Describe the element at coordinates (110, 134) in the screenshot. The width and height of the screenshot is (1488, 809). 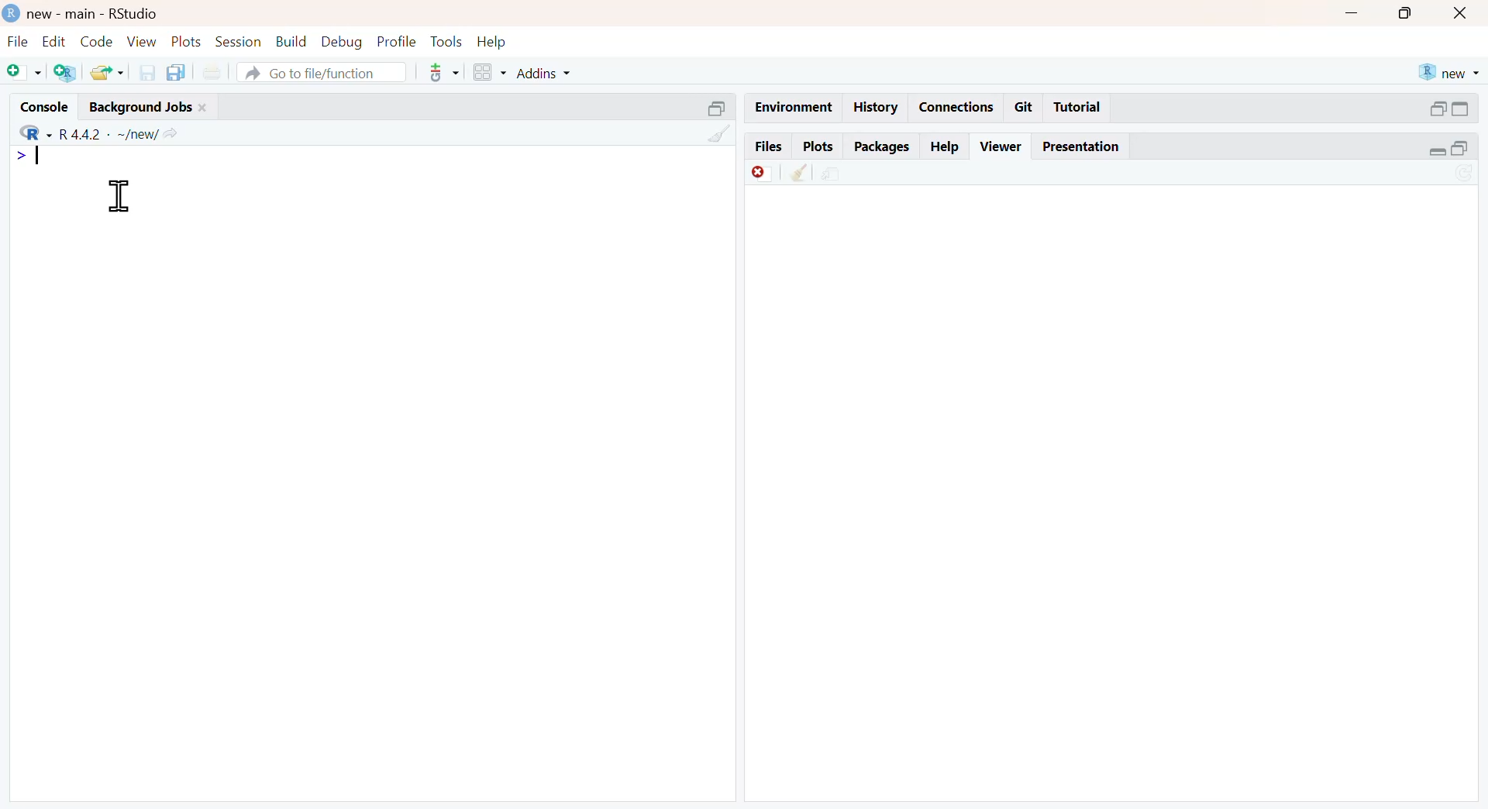
I see `R 4.4.2 ~/new/` at that location.